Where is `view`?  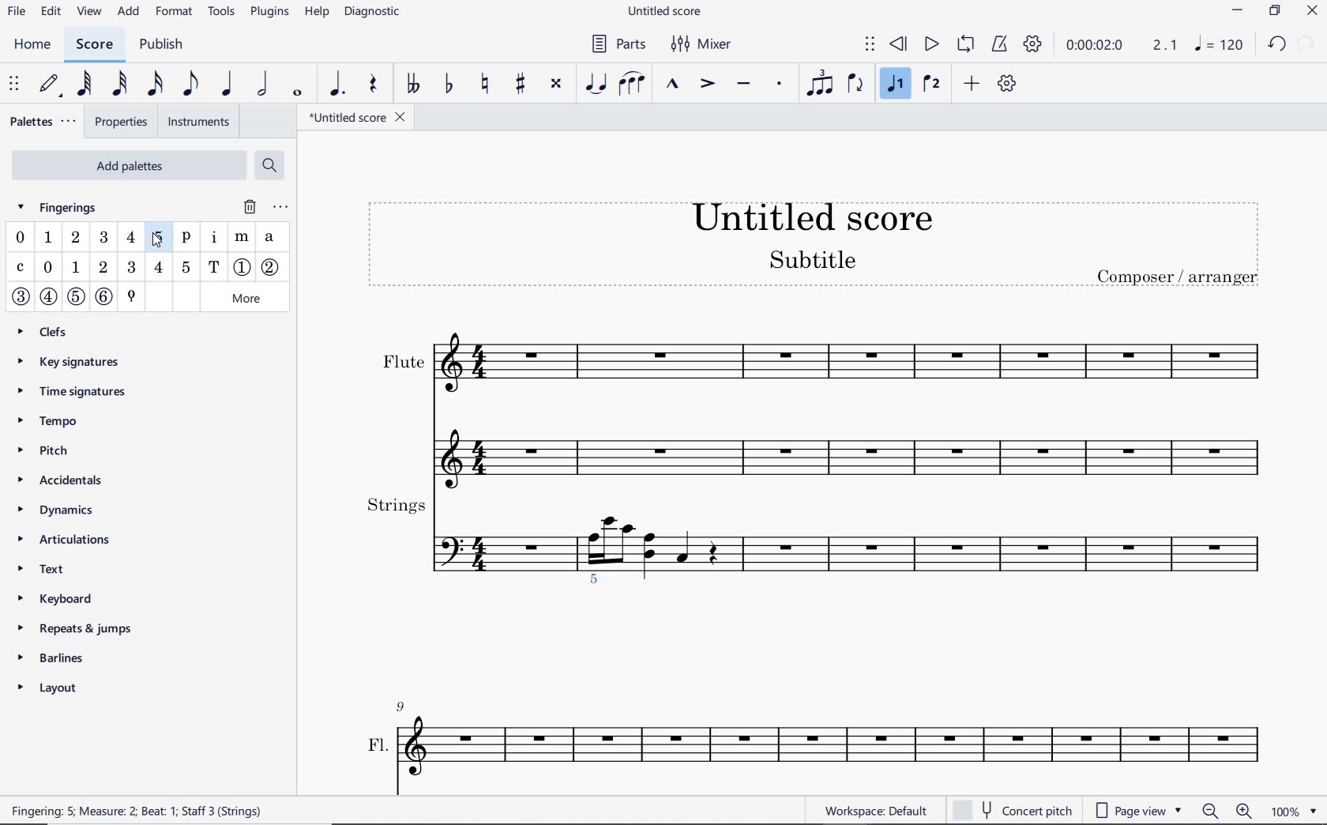
view is located at coordinates (89, 12).